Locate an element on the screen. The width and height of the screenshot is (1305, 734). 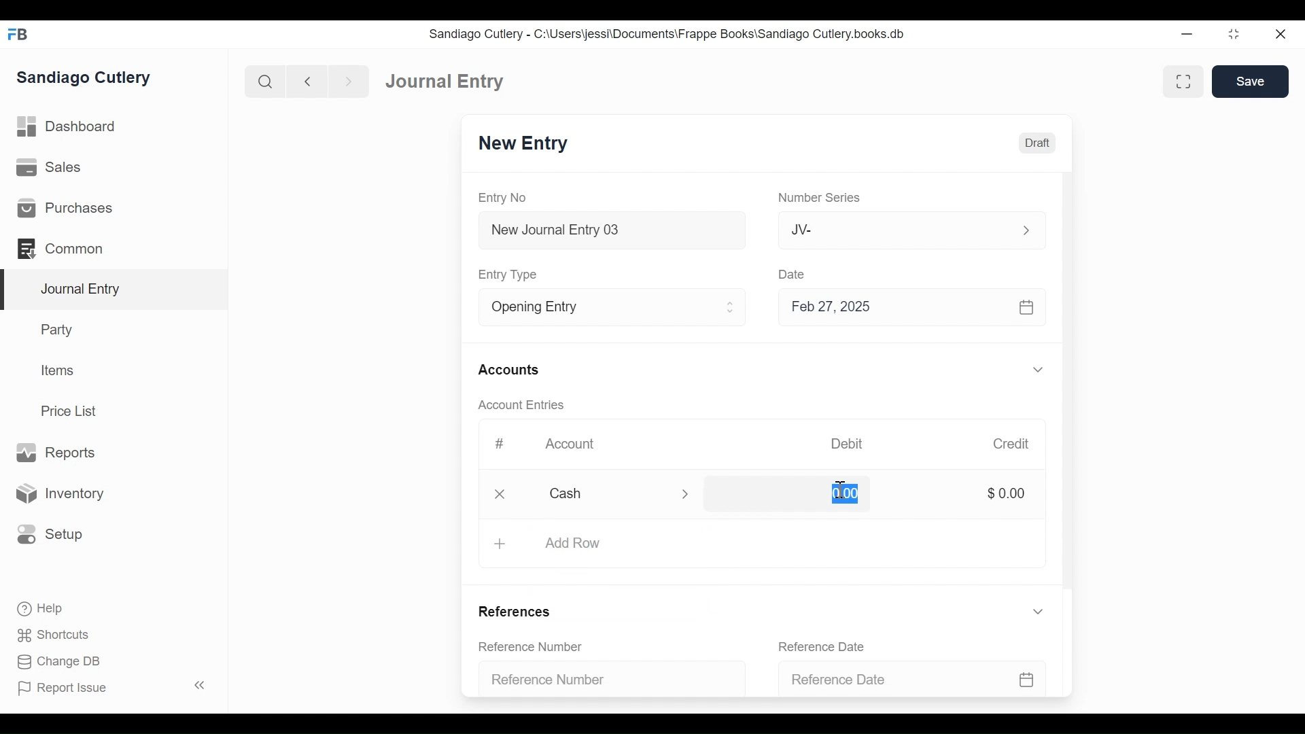
Sandiago Cutlery - C:\Users\jessi\Documents\Frappe Books\Sandiago Cutlery.books.db is located at coordinates (667, 33).